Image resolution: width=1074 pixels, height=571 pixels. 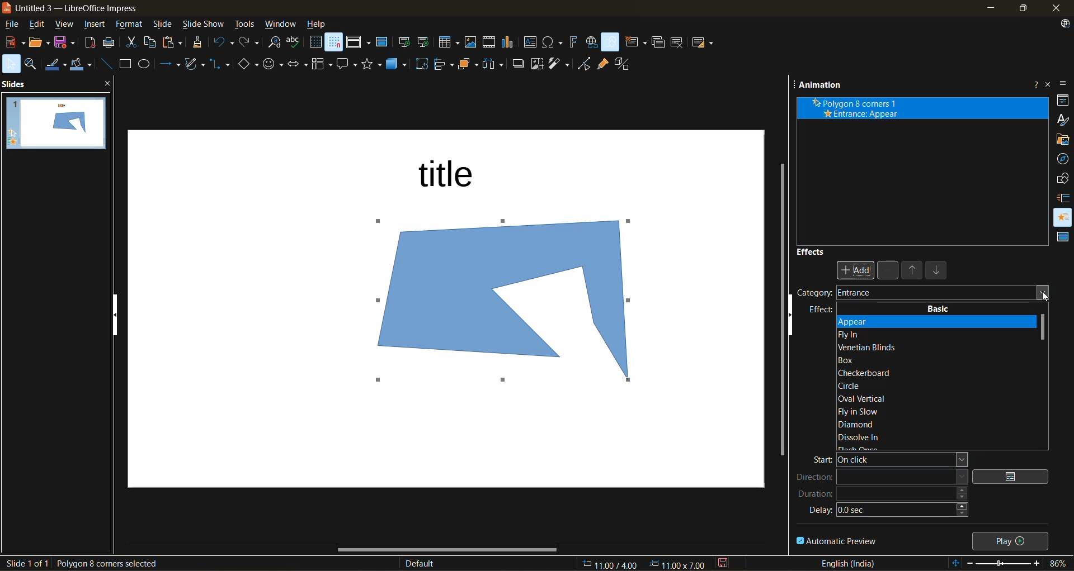 I want to click on toggle extrusion, so click(x=623, y=64).